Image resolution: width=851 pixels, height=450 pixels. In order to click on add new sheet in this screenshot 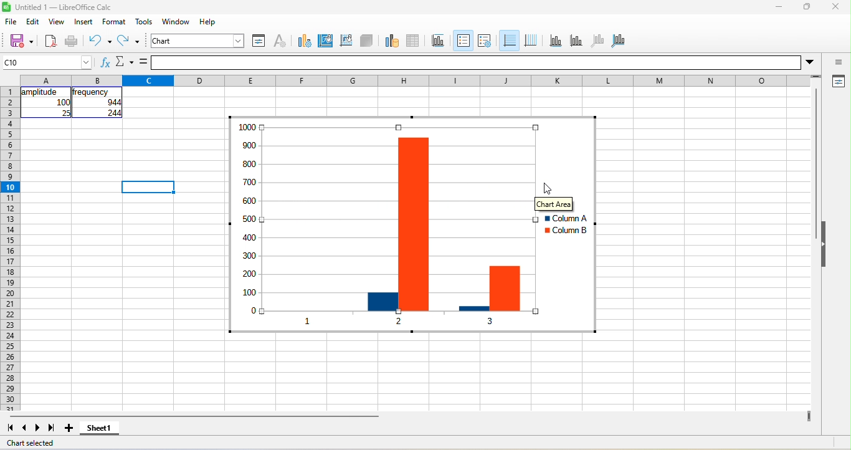, I will do `click(69, 428)`.